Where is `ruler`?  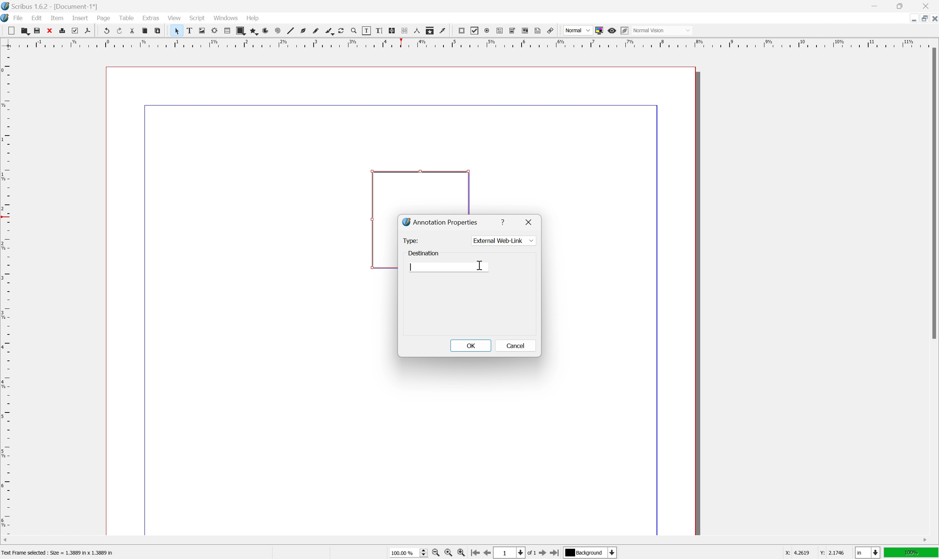
ruler is located at coordinates (468, 43).